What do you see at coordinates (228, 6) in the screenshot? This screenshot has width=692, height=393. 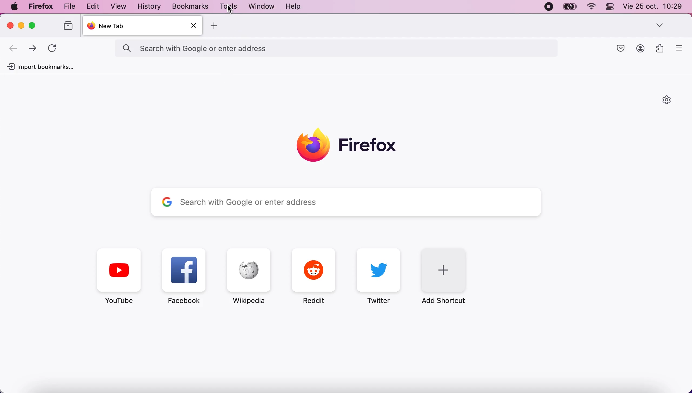 I see `Tools` at bounding box center [228, 6].